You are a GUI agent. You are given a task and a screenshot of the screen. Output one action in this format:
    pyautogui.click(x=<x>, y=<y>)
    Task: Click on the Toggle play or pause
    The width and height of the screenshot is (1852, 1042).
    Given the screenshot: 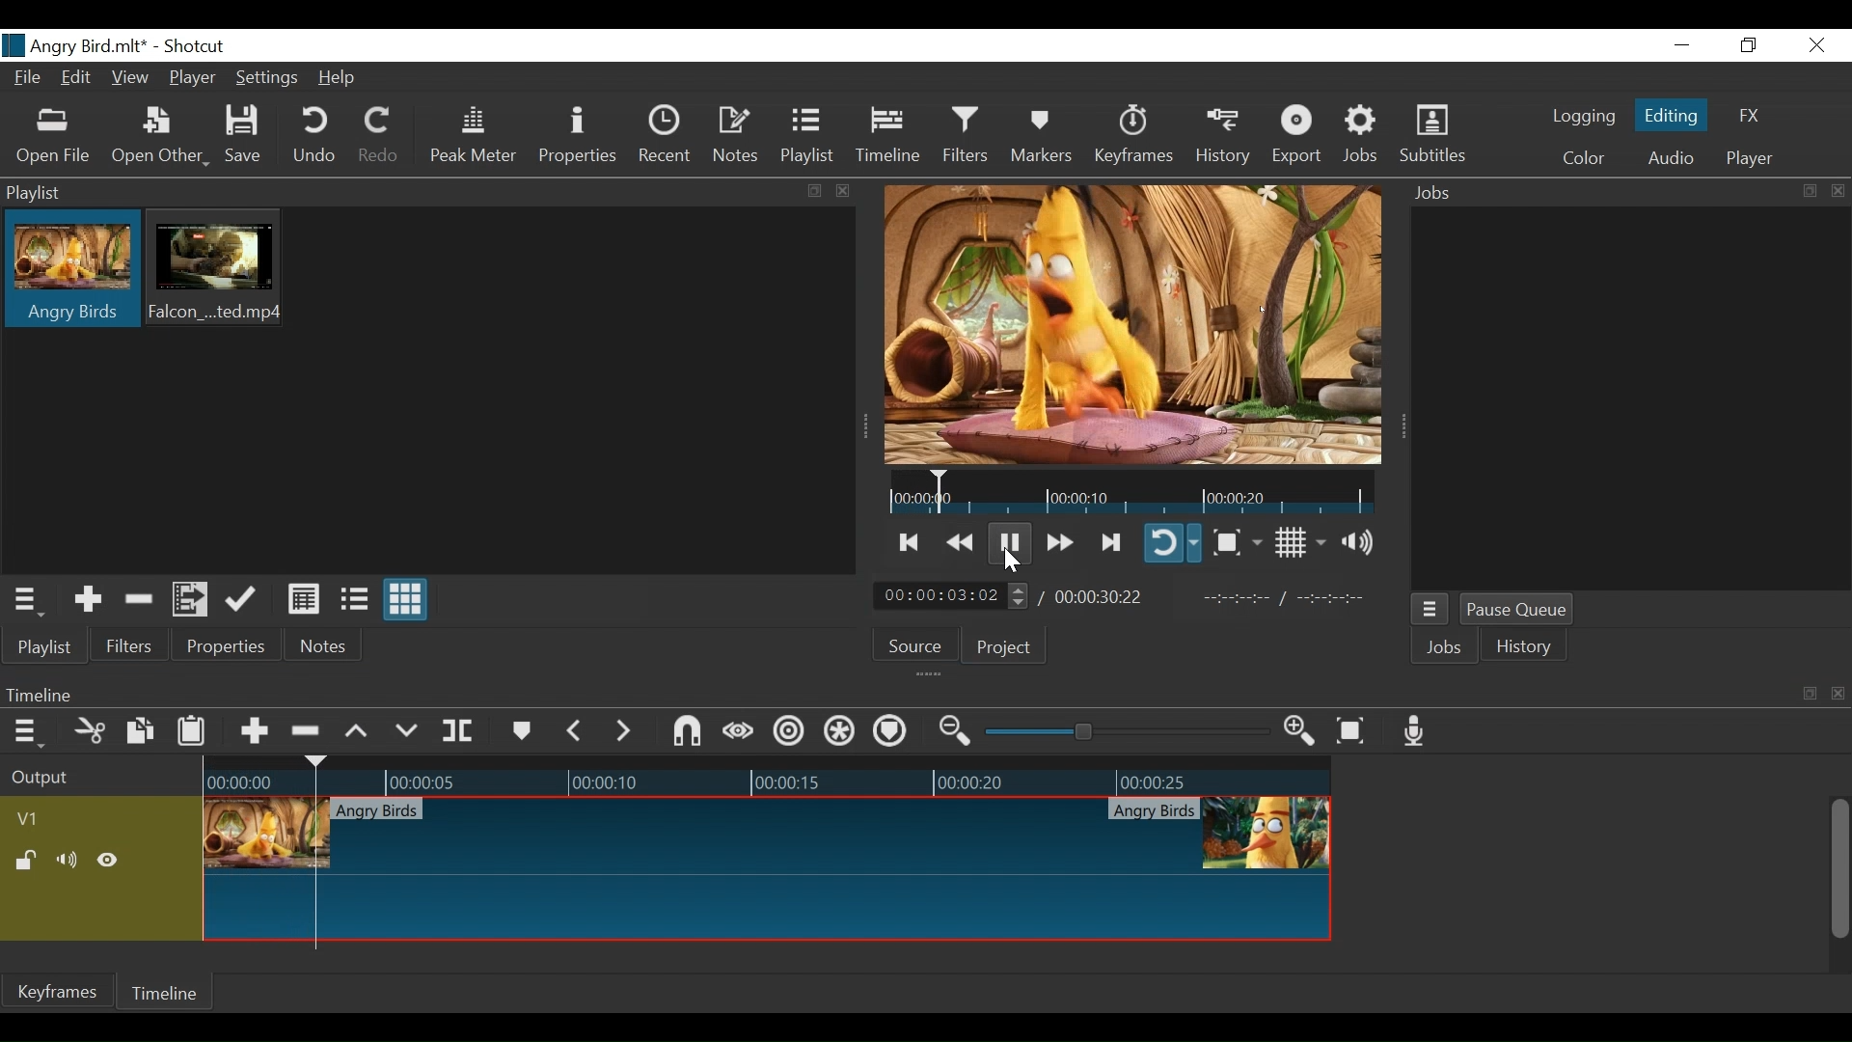 What is the action you would take?
    pyautogui.click(x=1015, y=542)
    